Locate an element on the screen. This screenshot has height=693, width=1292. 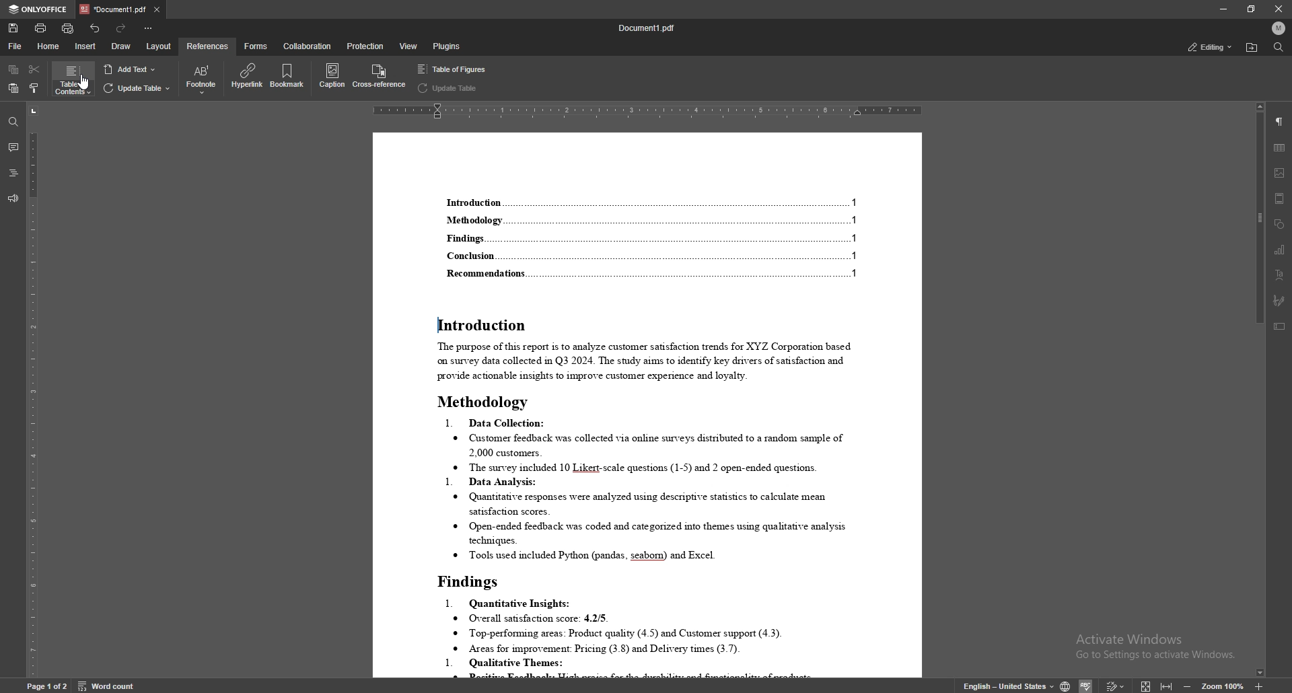
header/footer is located at coordinates (1281, 198).